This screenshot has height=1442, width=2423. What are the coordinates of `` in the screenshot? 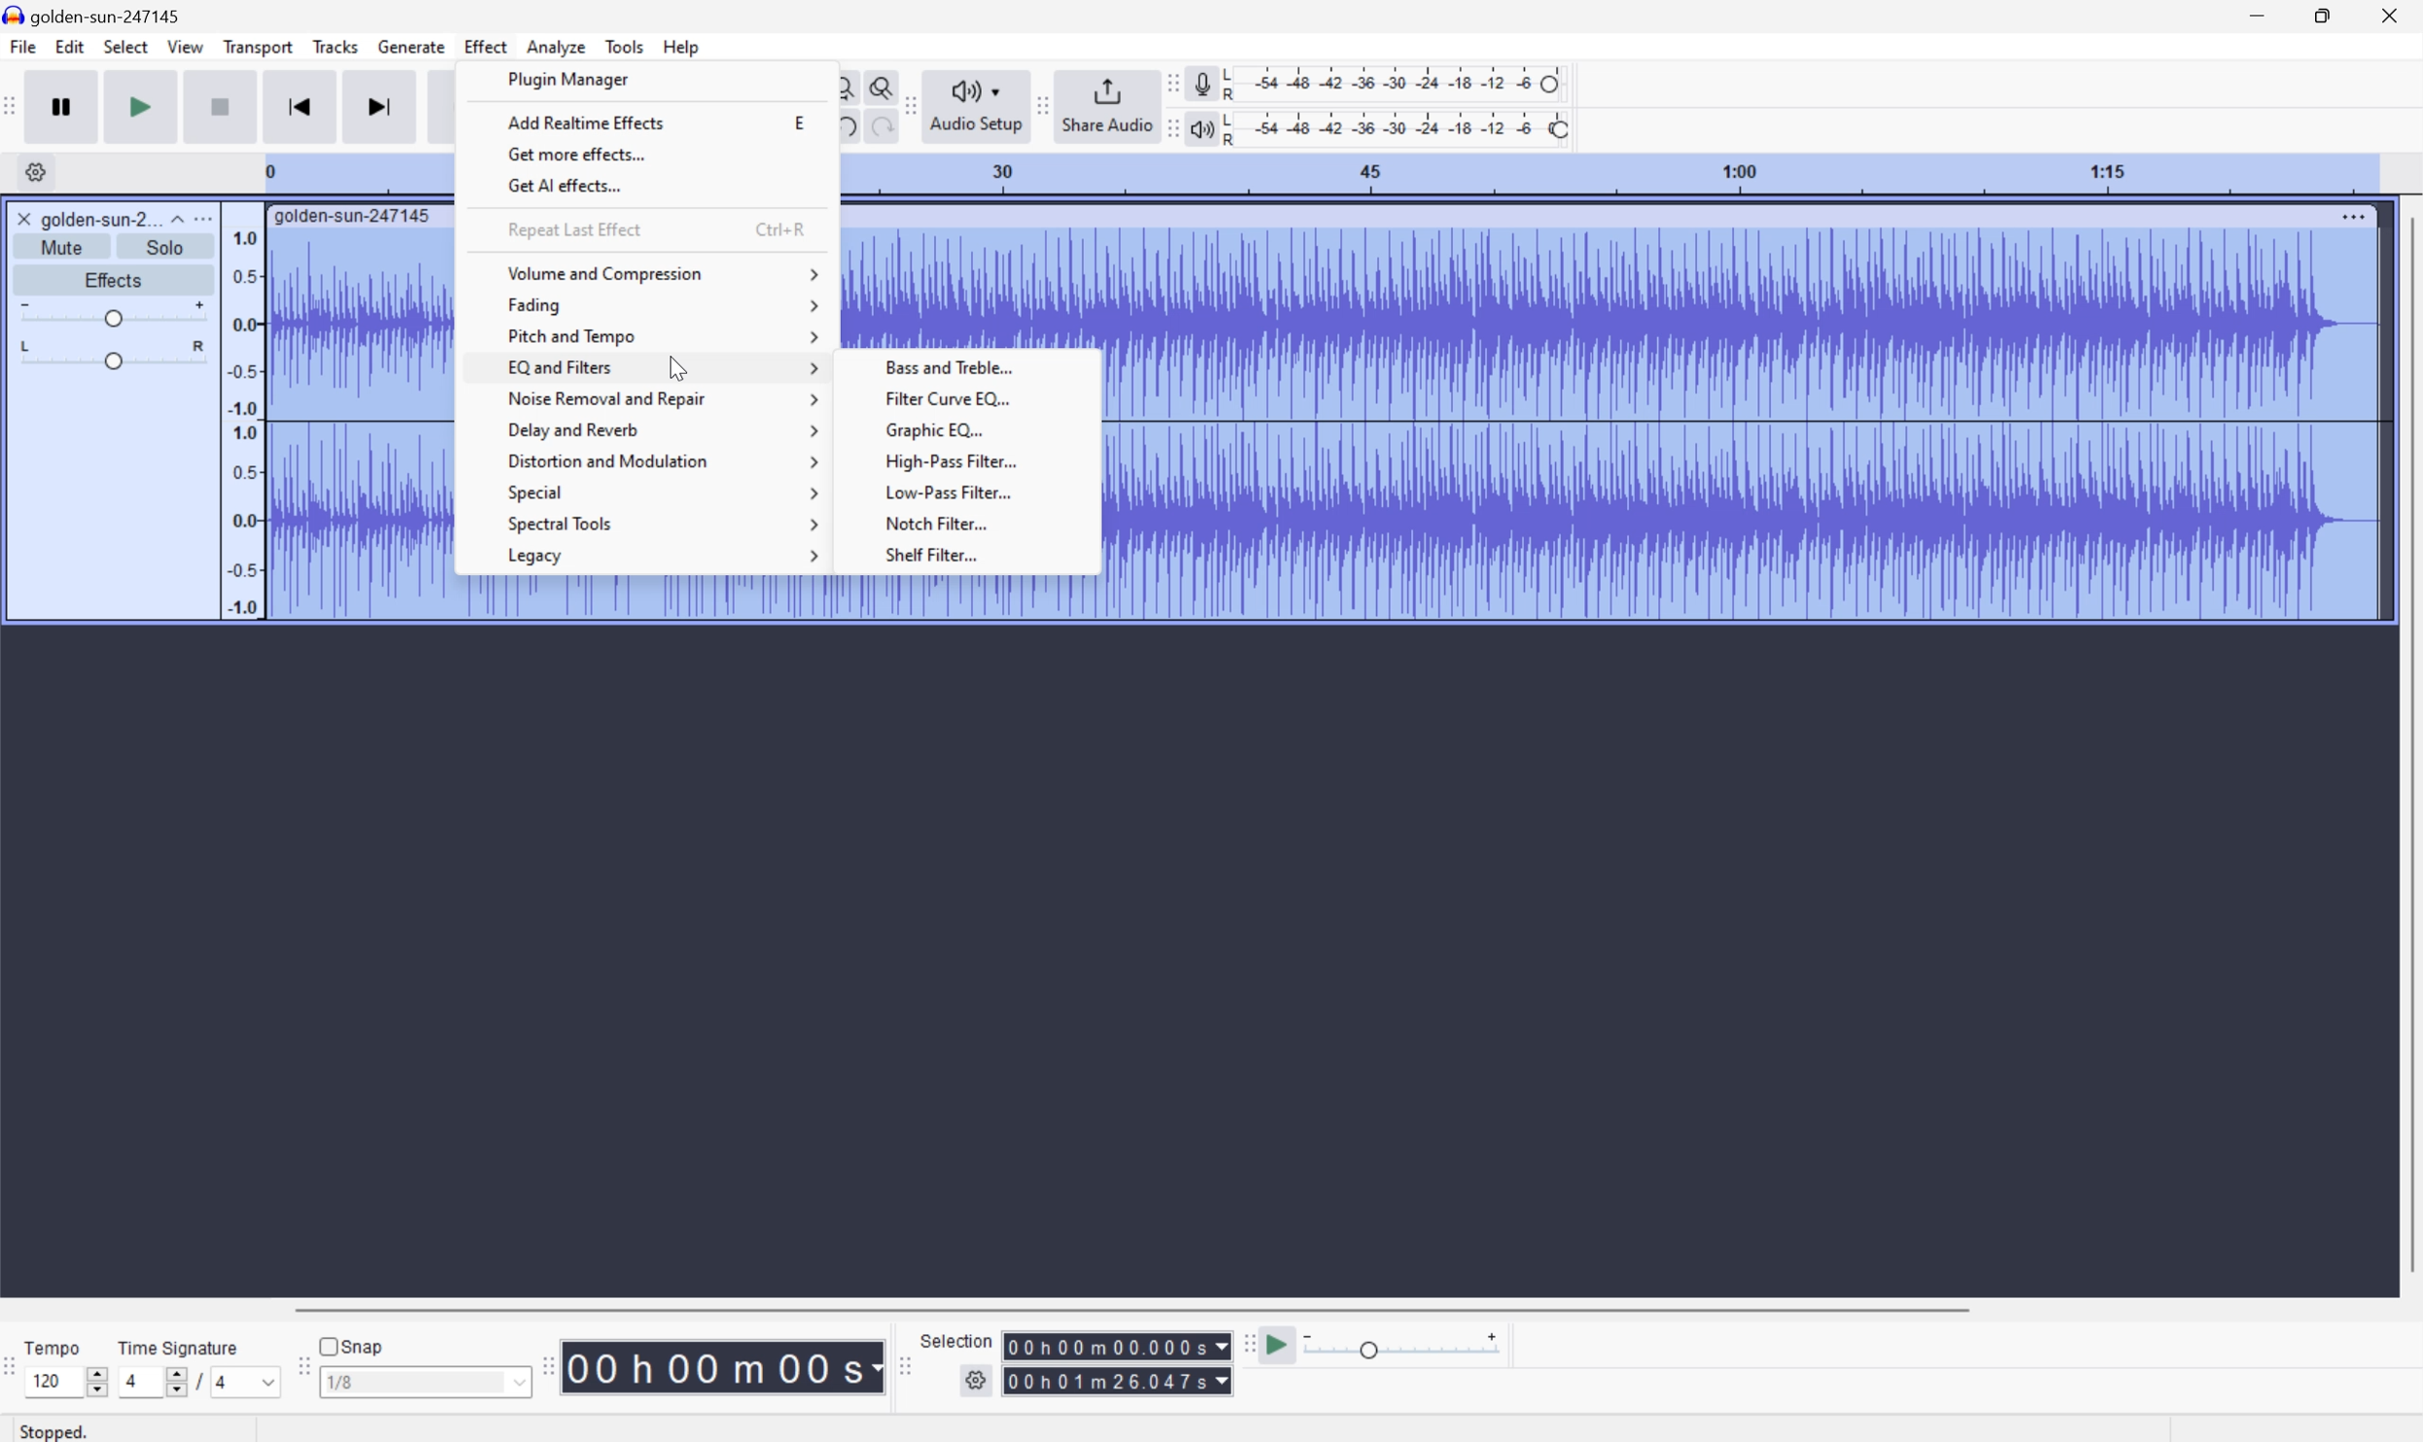 It's located at (876, 129).